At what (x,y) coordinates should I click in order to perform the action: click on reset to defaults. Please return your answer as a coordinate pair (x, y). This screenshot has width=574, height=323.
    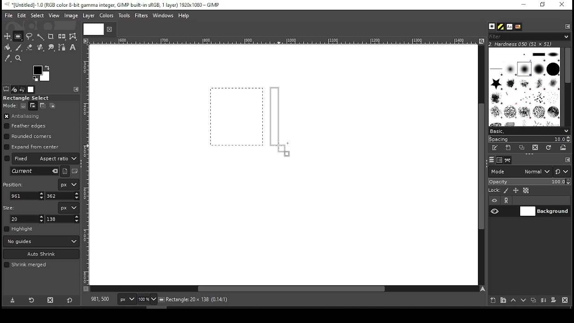
    Looking at the image, I should click on (70, 301).